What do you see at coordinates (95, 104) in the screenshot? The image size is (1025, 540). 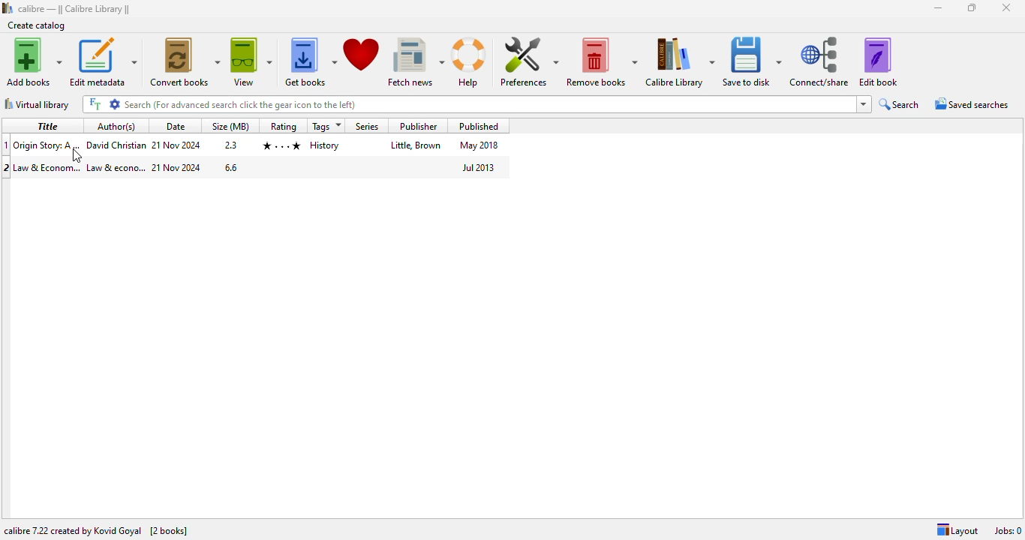 I see `FT` at bounding box center [95, 104].